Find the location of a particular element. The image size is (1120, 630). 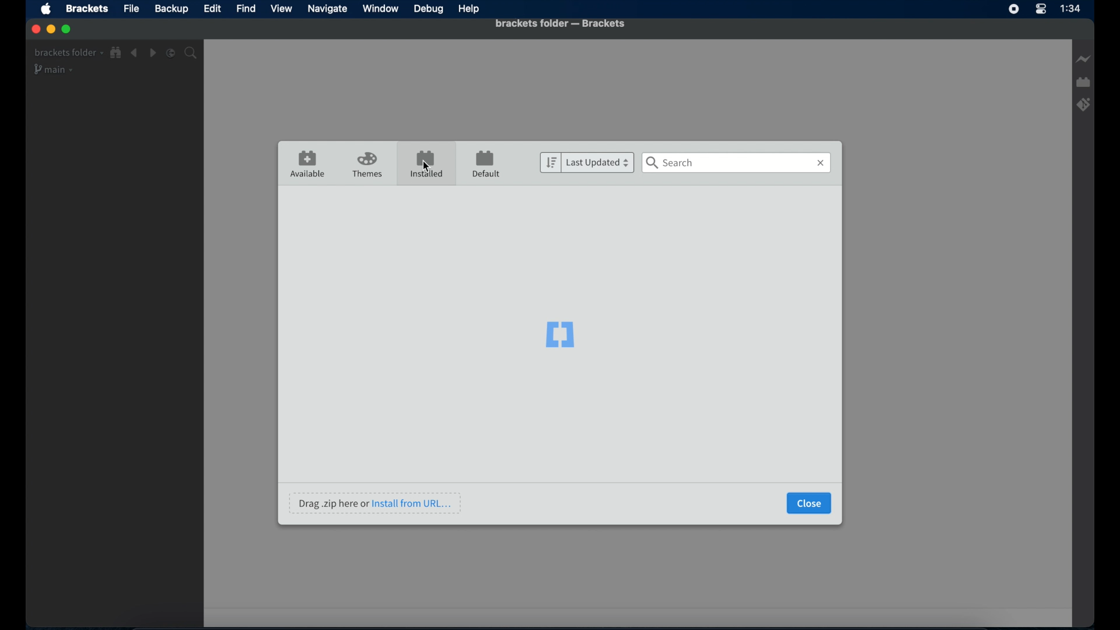

search bar is located at coordinates (737, 163).